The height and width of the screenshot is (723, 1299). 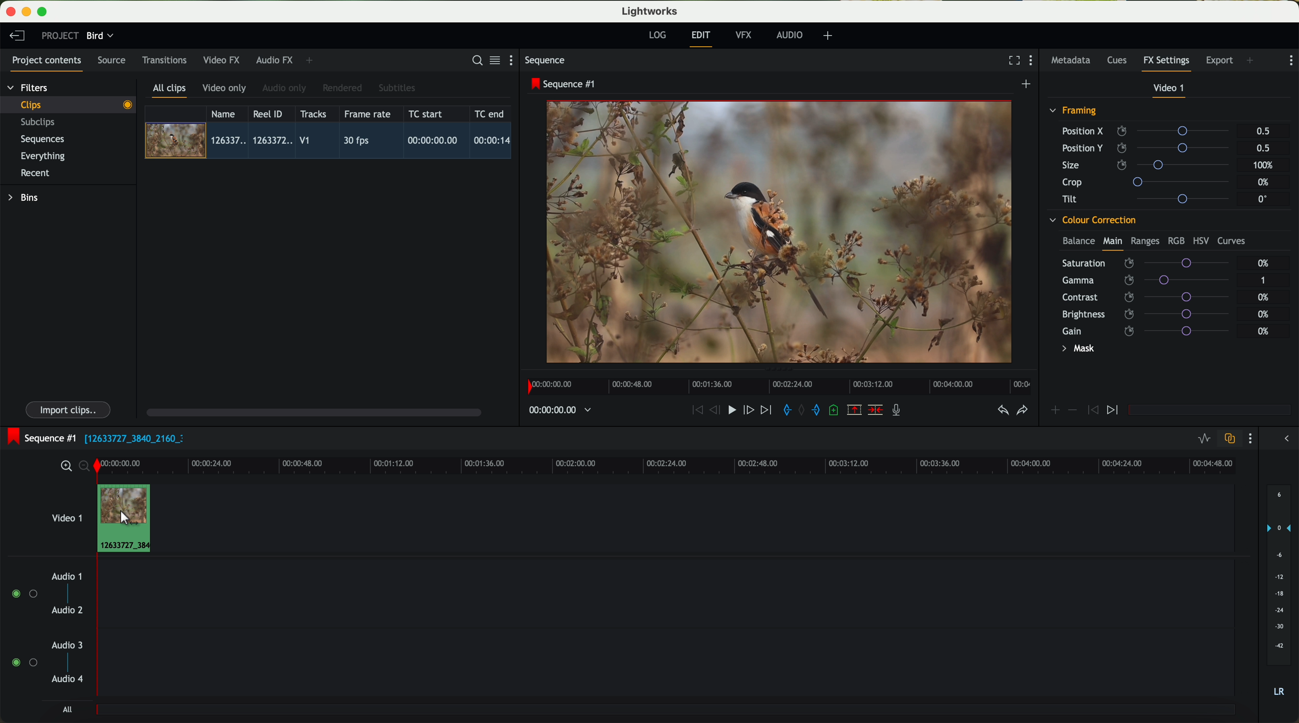 I want to click on toggle auto track sync, so click(x=1227, y=439).